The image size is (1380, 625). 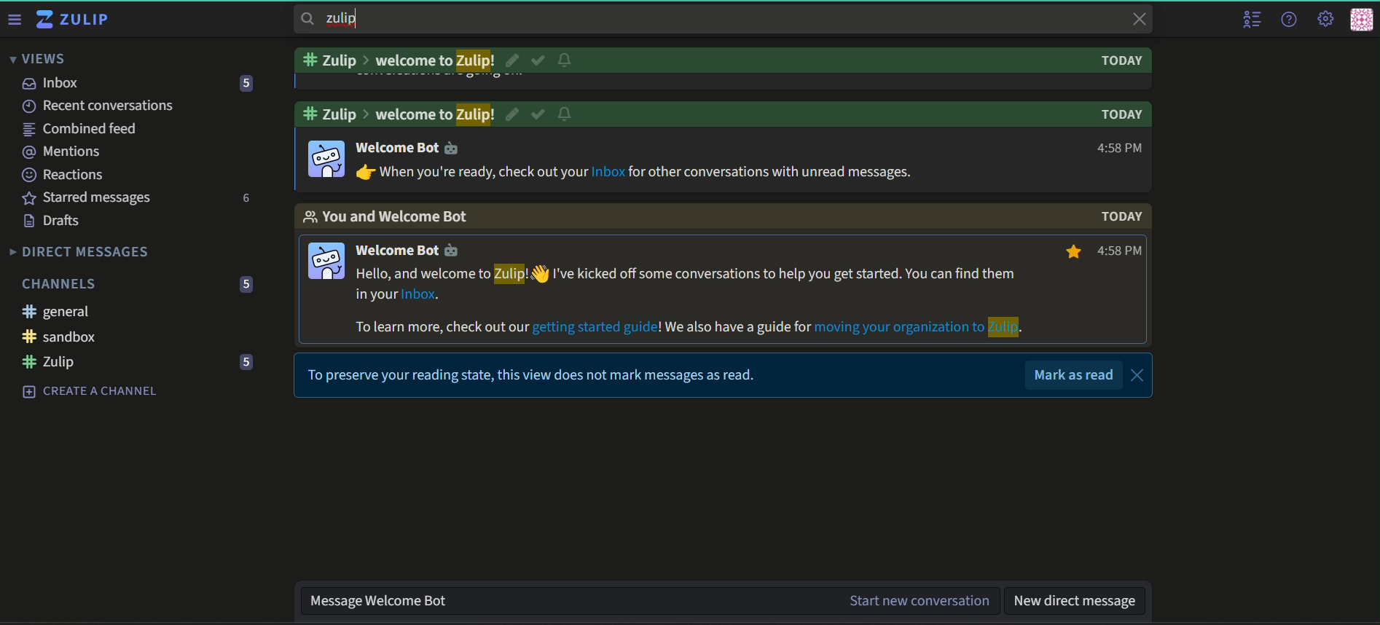 I want to click on notification, so click(x=565, y=59).